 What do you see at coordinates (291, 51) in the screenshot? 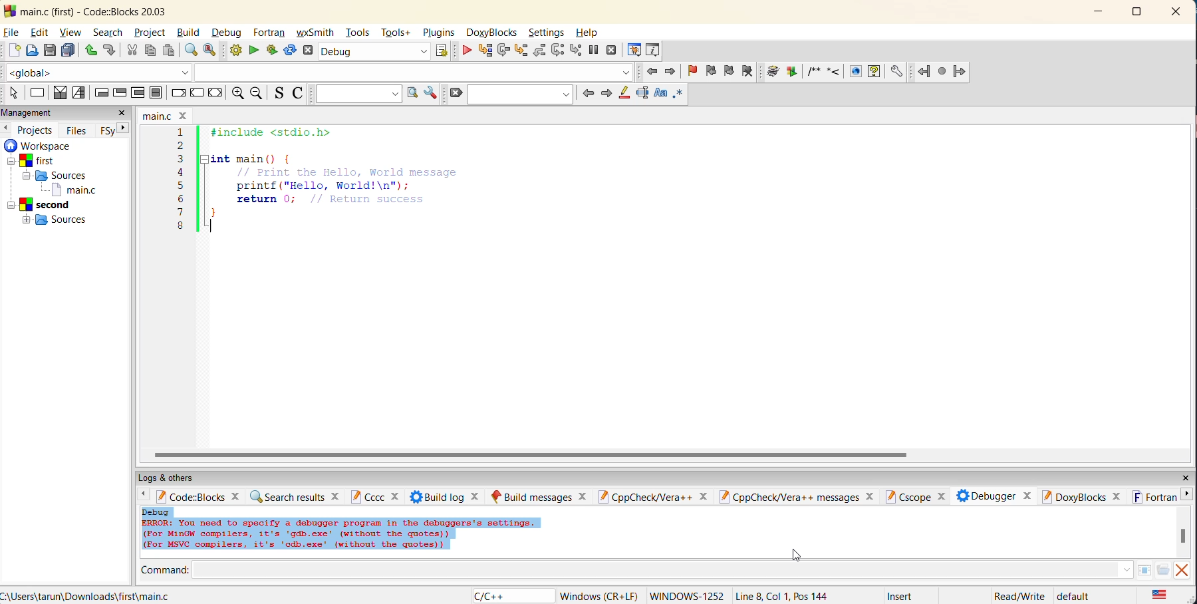
I see `rebuild` at bounding box center [291, 51].